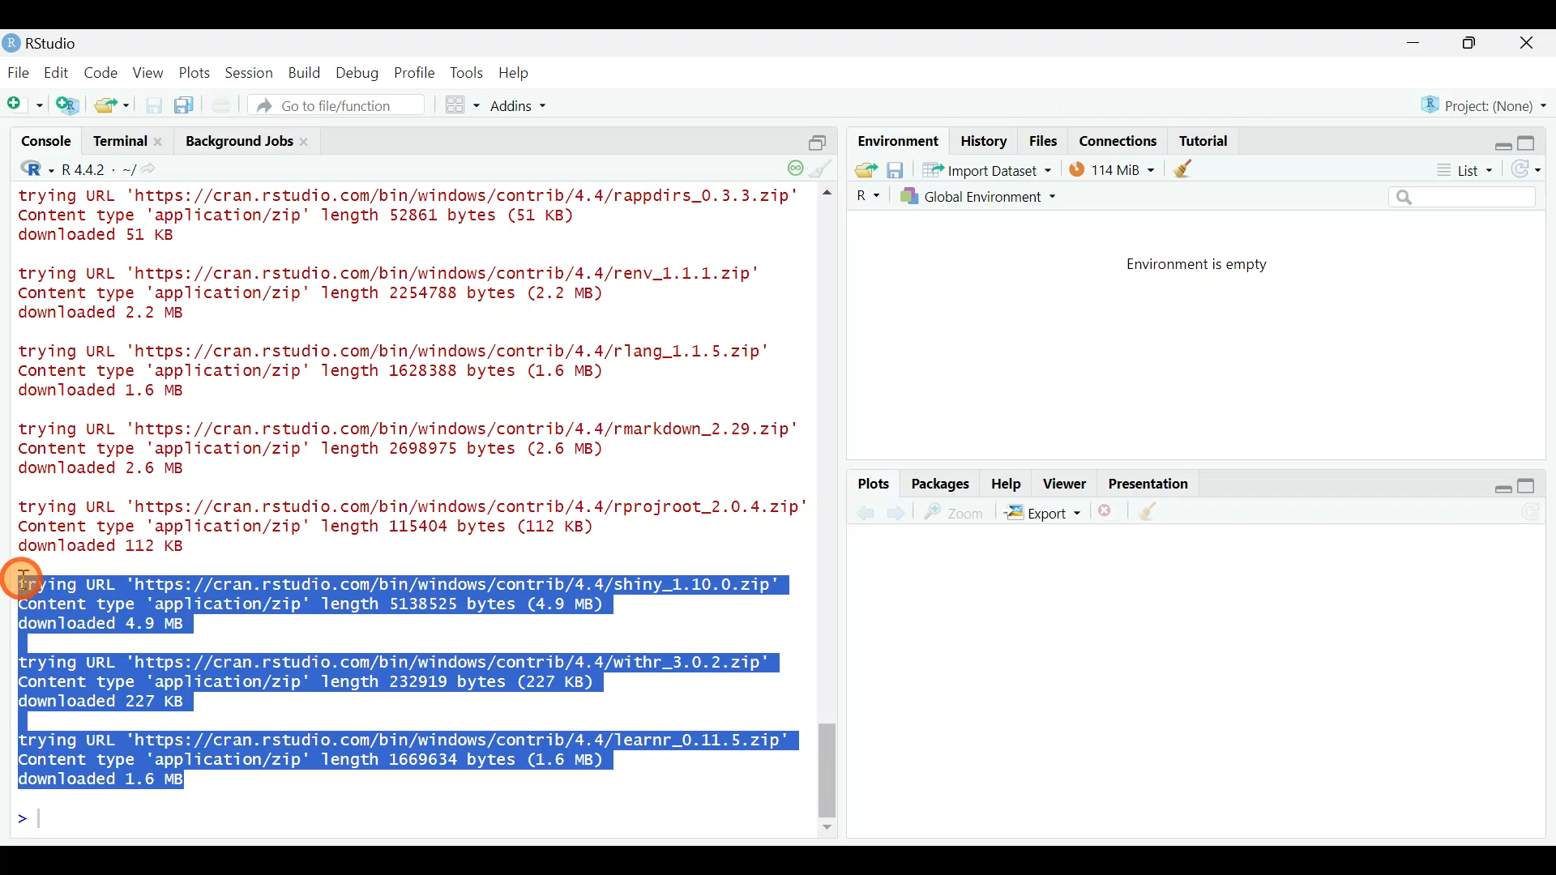 This screenshot has height=875, width=1556. What do you see at coordinates (252, 72) in the screenshot?
I see `Session` at bounding box center [252, 72].